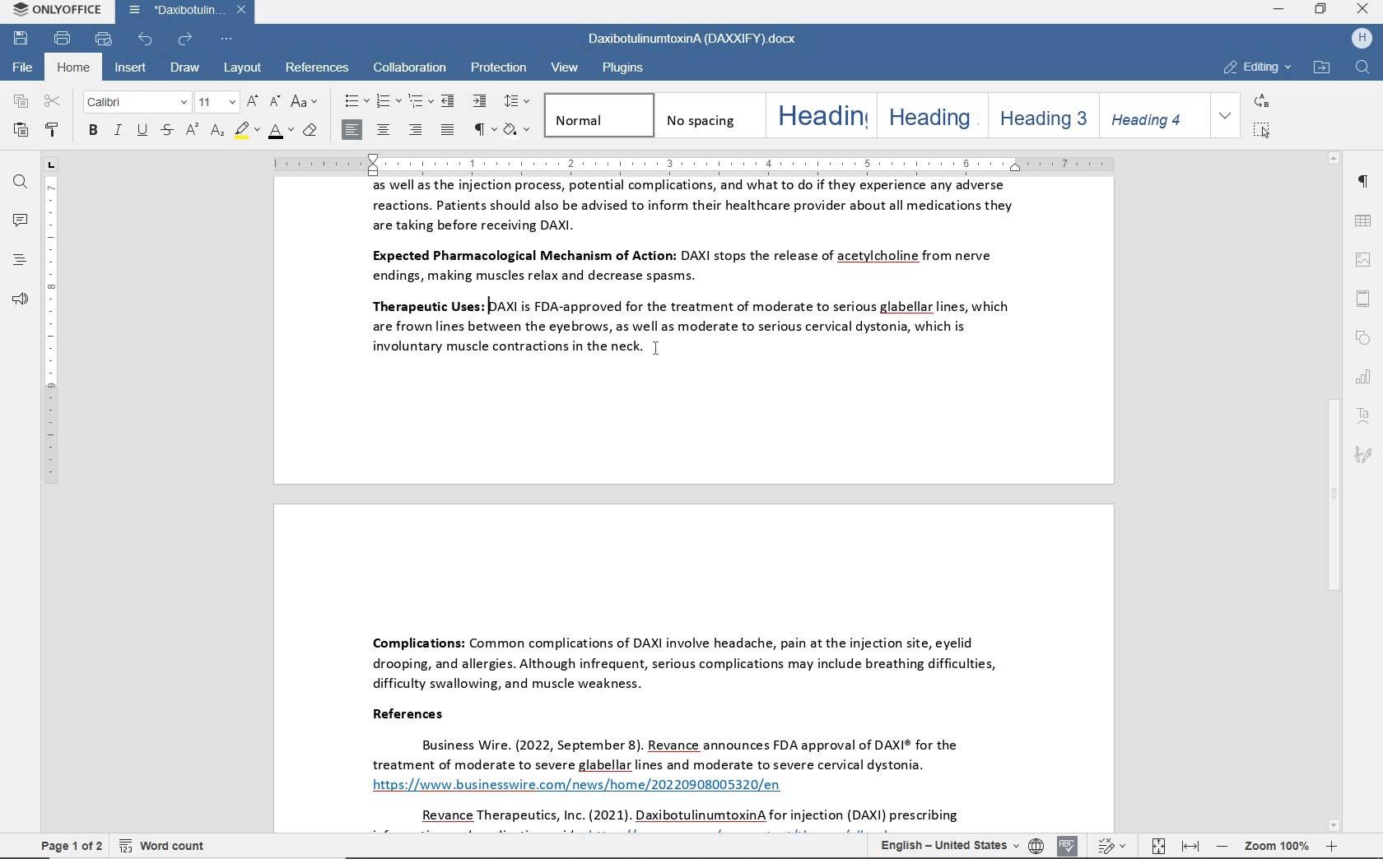 Image resolution: width=1383 pixels, height=859 pixels. I want to click on increment font size, so click(250, 101).